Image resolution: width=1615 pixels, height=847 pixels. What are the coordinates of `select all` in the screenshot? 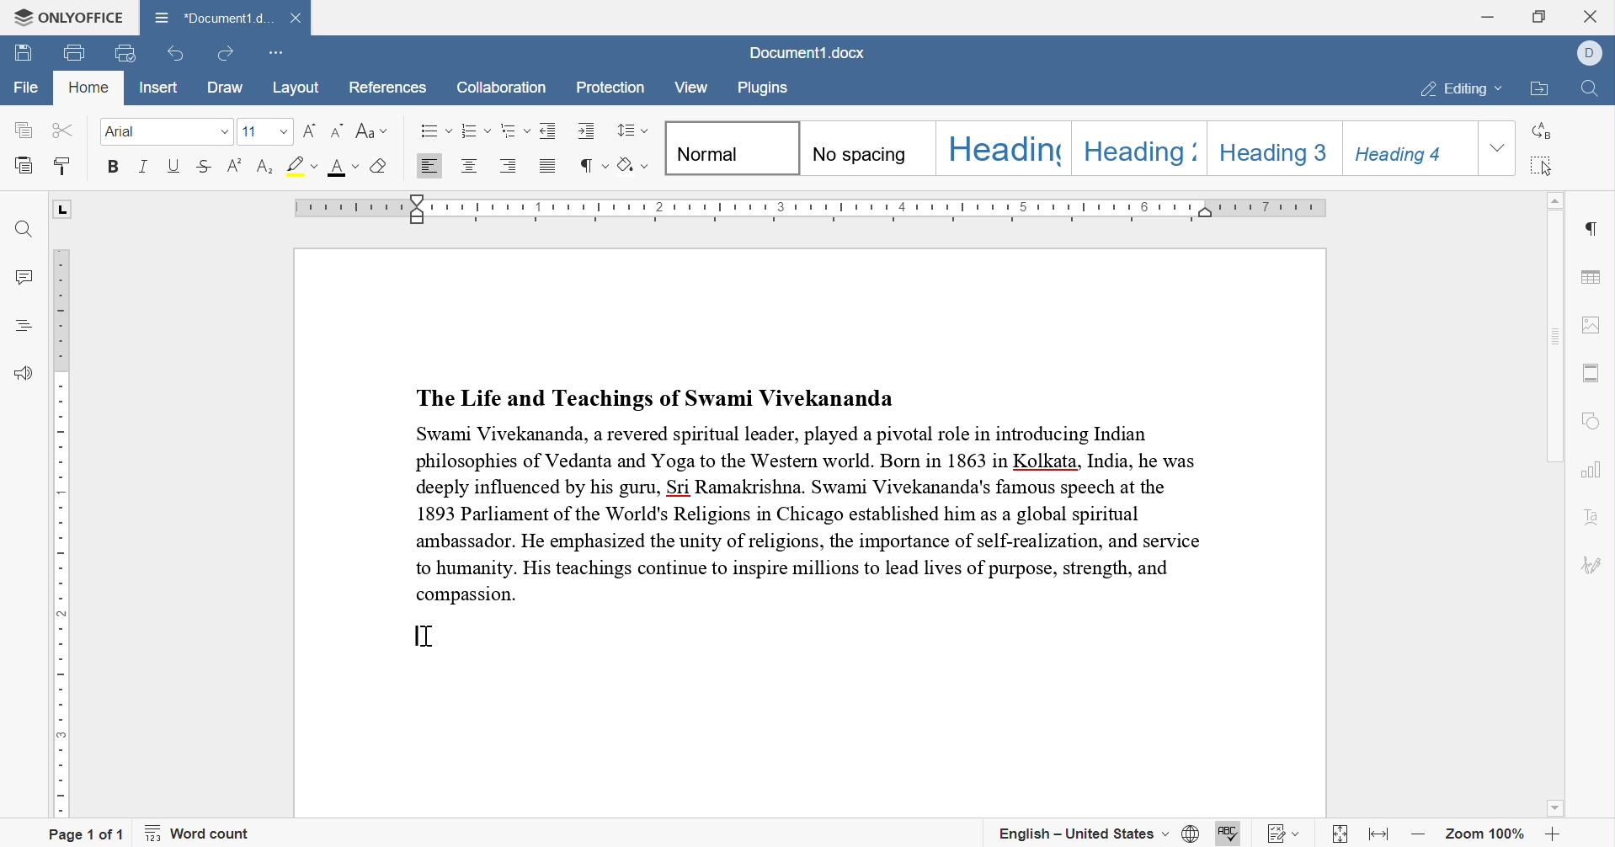 It's located at (1541, 167).